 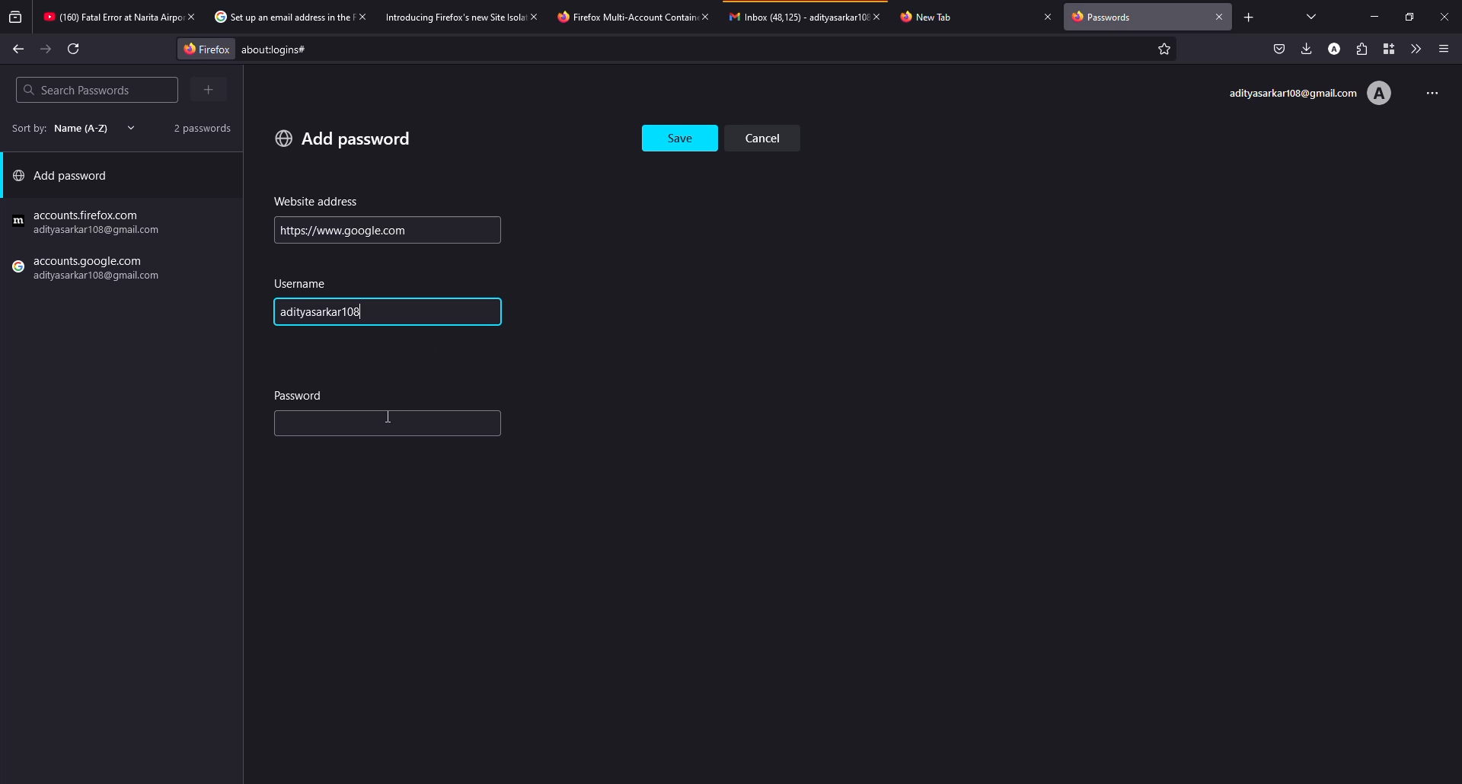 I want to click on tab, so click(x=623, y=17).